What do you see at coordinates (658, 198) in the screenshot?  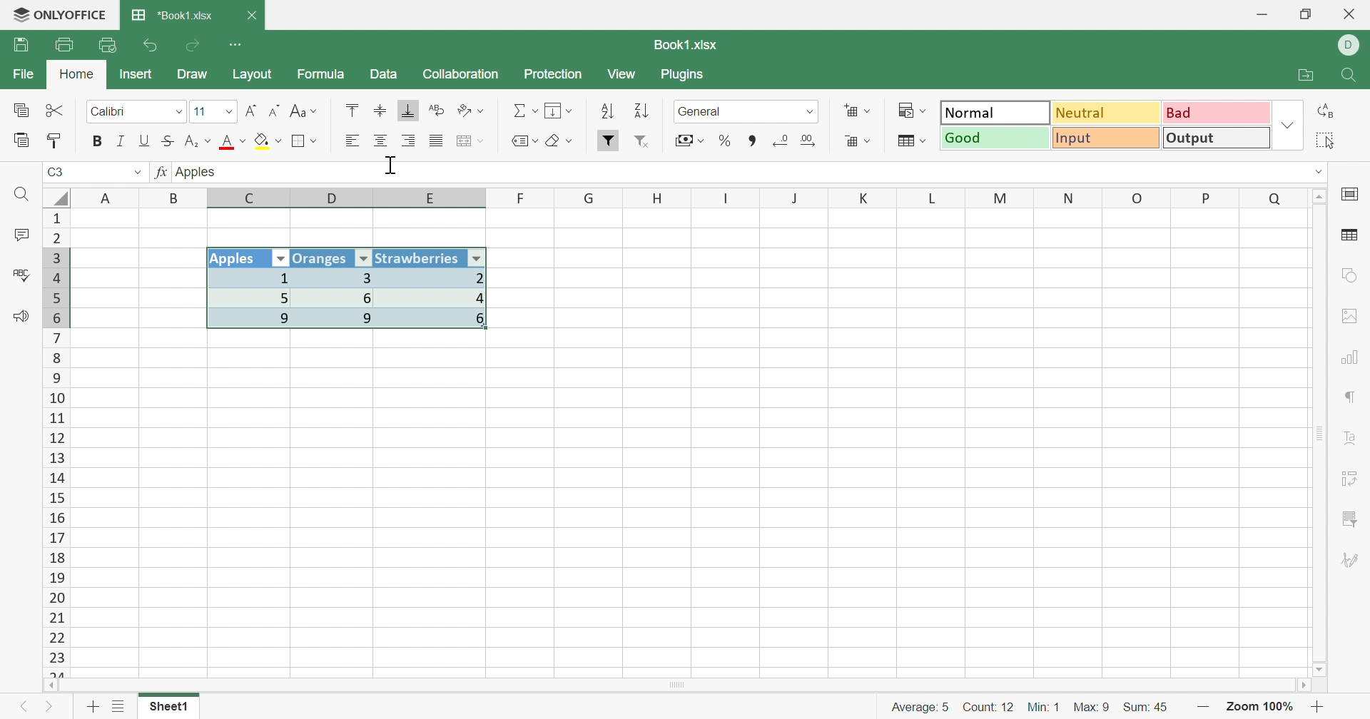 I see `H` at bounding box center [658, 198].